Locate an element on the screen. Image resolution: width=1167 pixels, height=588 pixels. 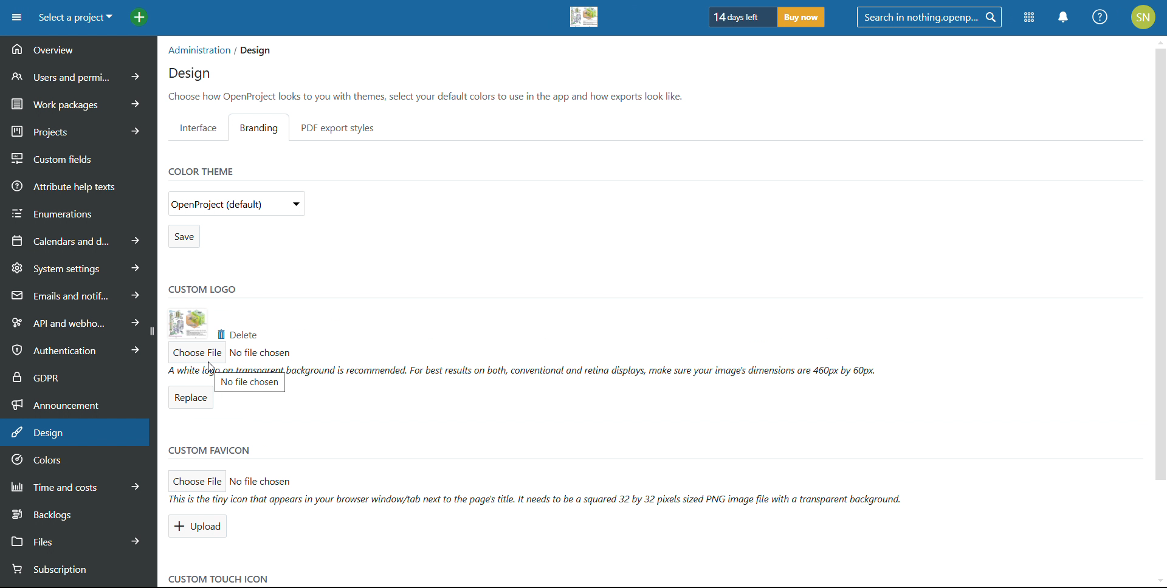
pdf export styles is located at coordinates (338, 128).